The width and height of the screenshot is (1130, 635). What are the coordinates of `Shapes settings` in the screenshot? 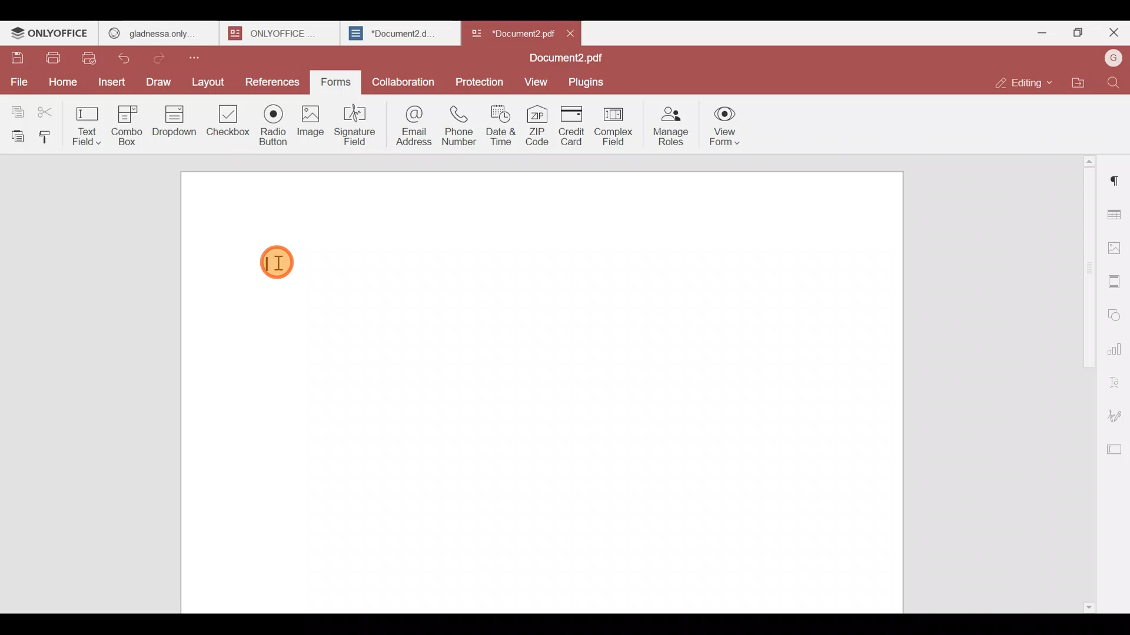 It's located at (1116, 315).